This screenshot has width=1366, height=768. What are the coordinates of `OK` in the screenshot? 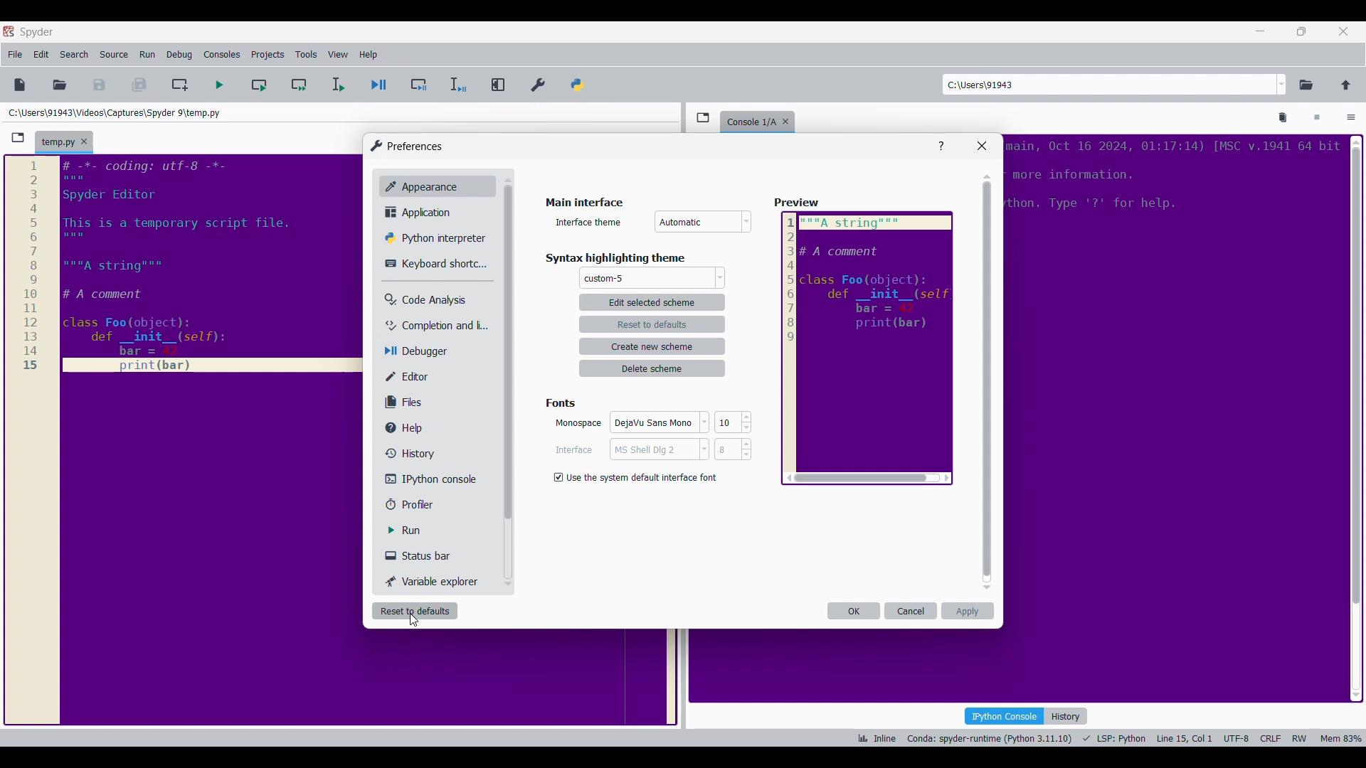 It's located at (854, 611).